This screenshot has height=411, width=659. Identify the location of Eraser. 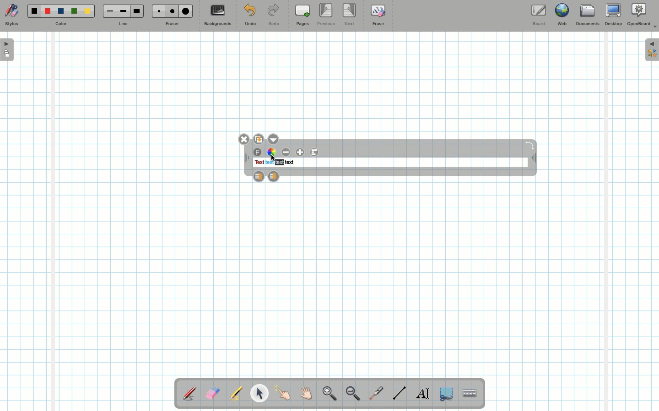
(212, 394).